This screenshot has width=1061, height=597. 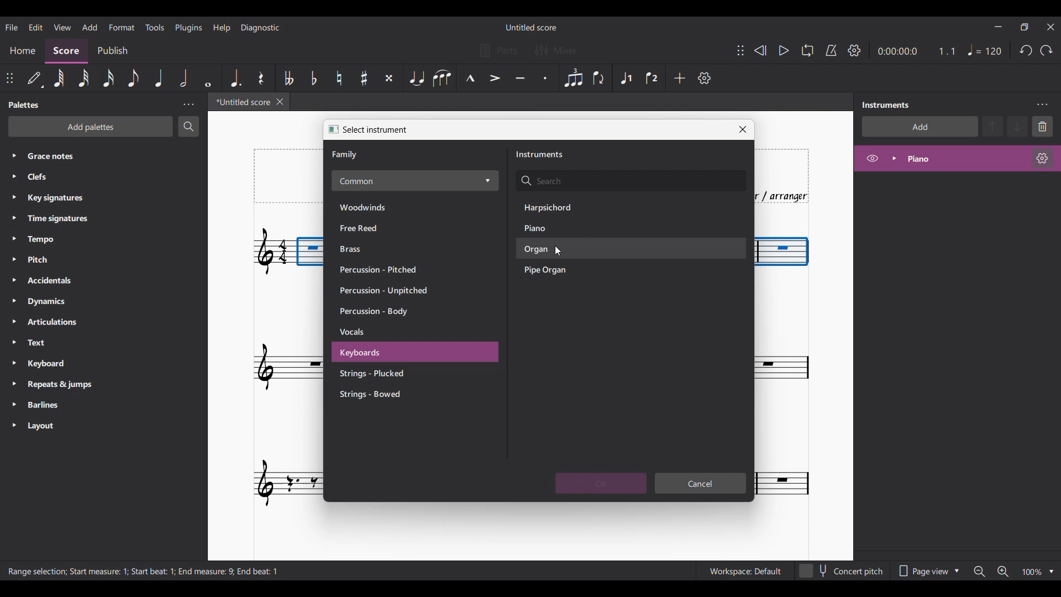 I want to click on Cancel saving, so click(x=701, y=483).